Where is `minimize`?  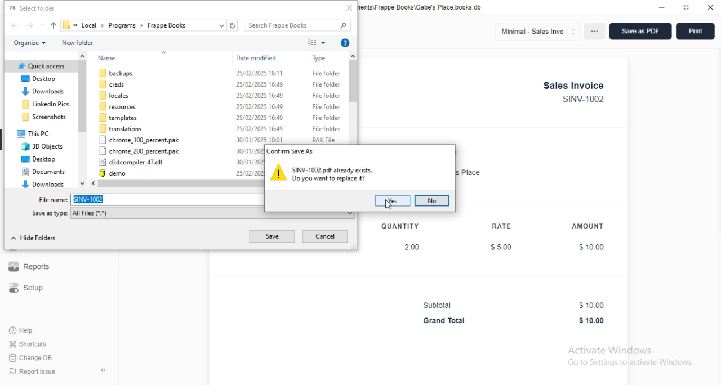
minimize is located at coordinates (662, 7).